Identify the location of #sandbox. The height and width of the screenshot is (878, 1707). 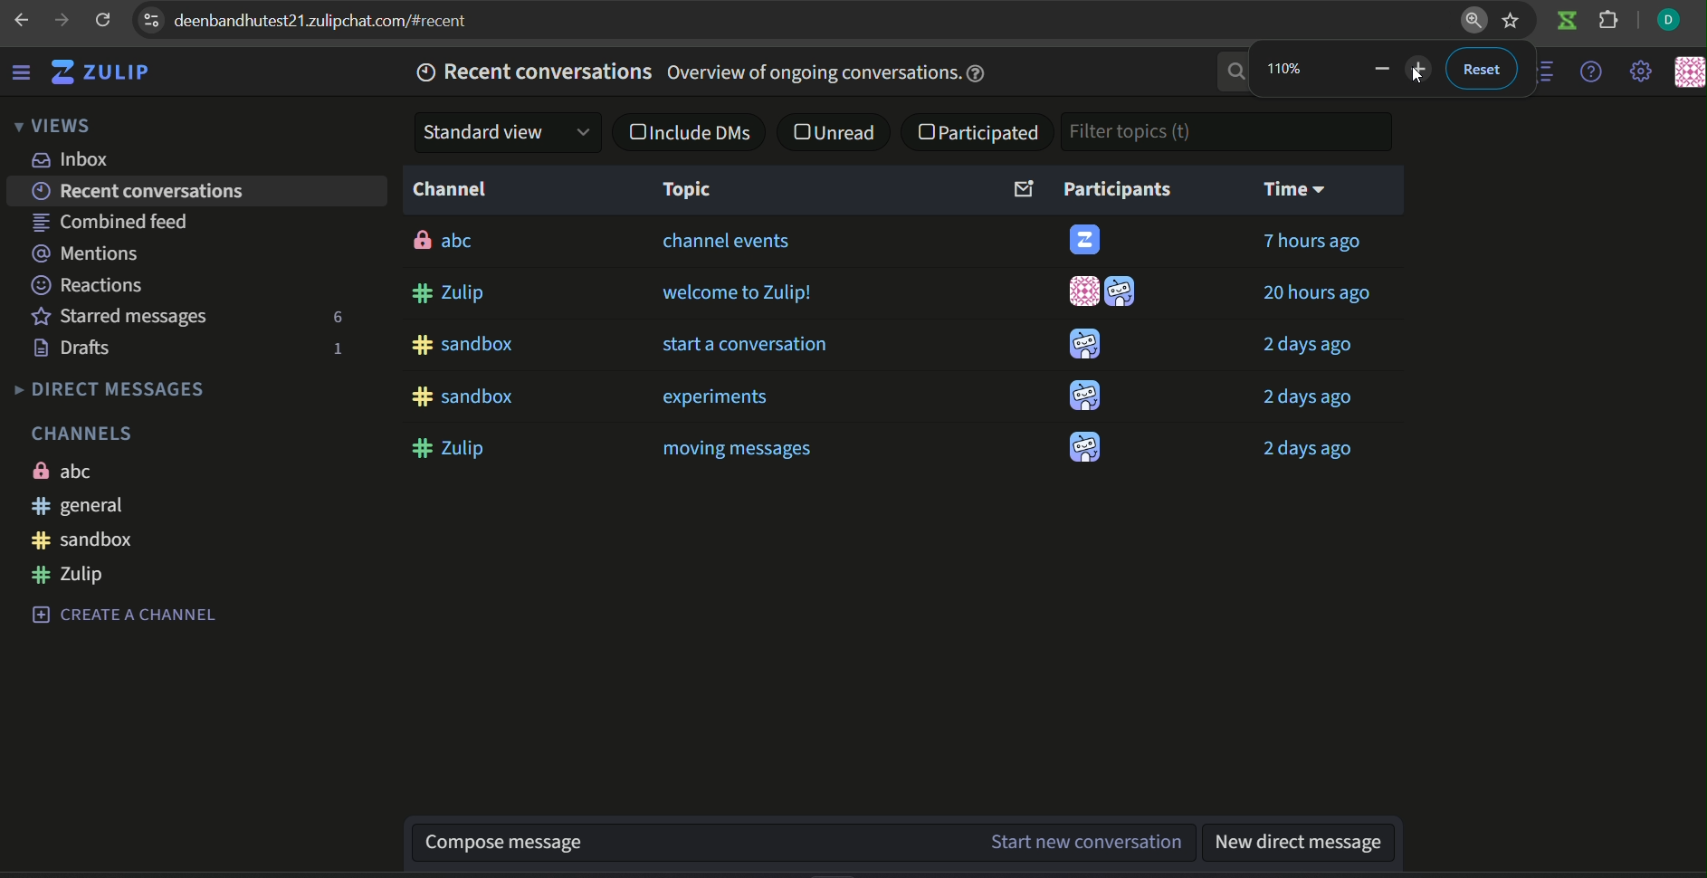
(464, 346).